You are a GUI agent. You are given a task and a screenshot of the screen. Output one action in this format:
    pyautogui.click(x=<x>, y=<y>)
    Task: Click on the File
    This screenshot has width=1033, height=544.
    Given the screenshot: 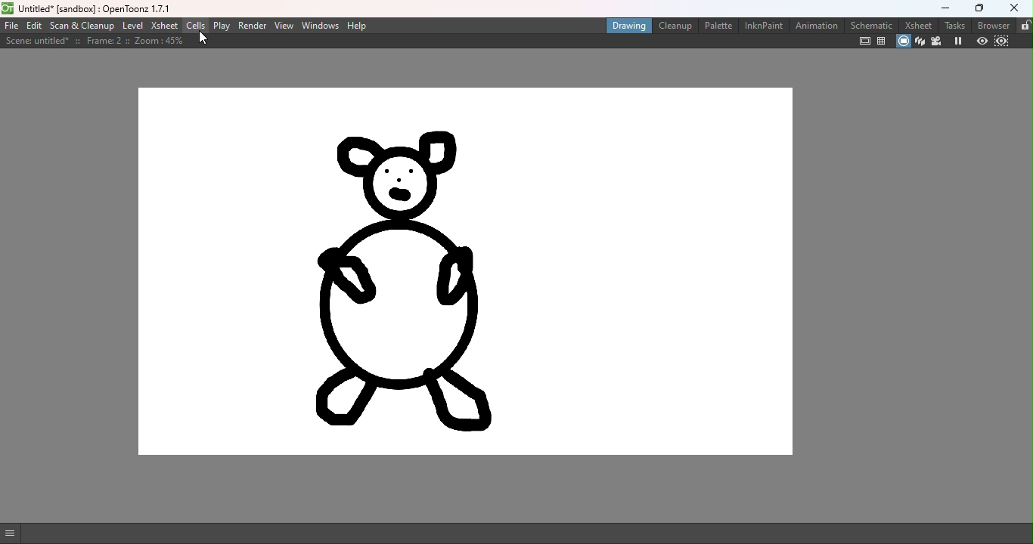 What is the action you would take?
    pyautogui.click(x=10, y=26)
    